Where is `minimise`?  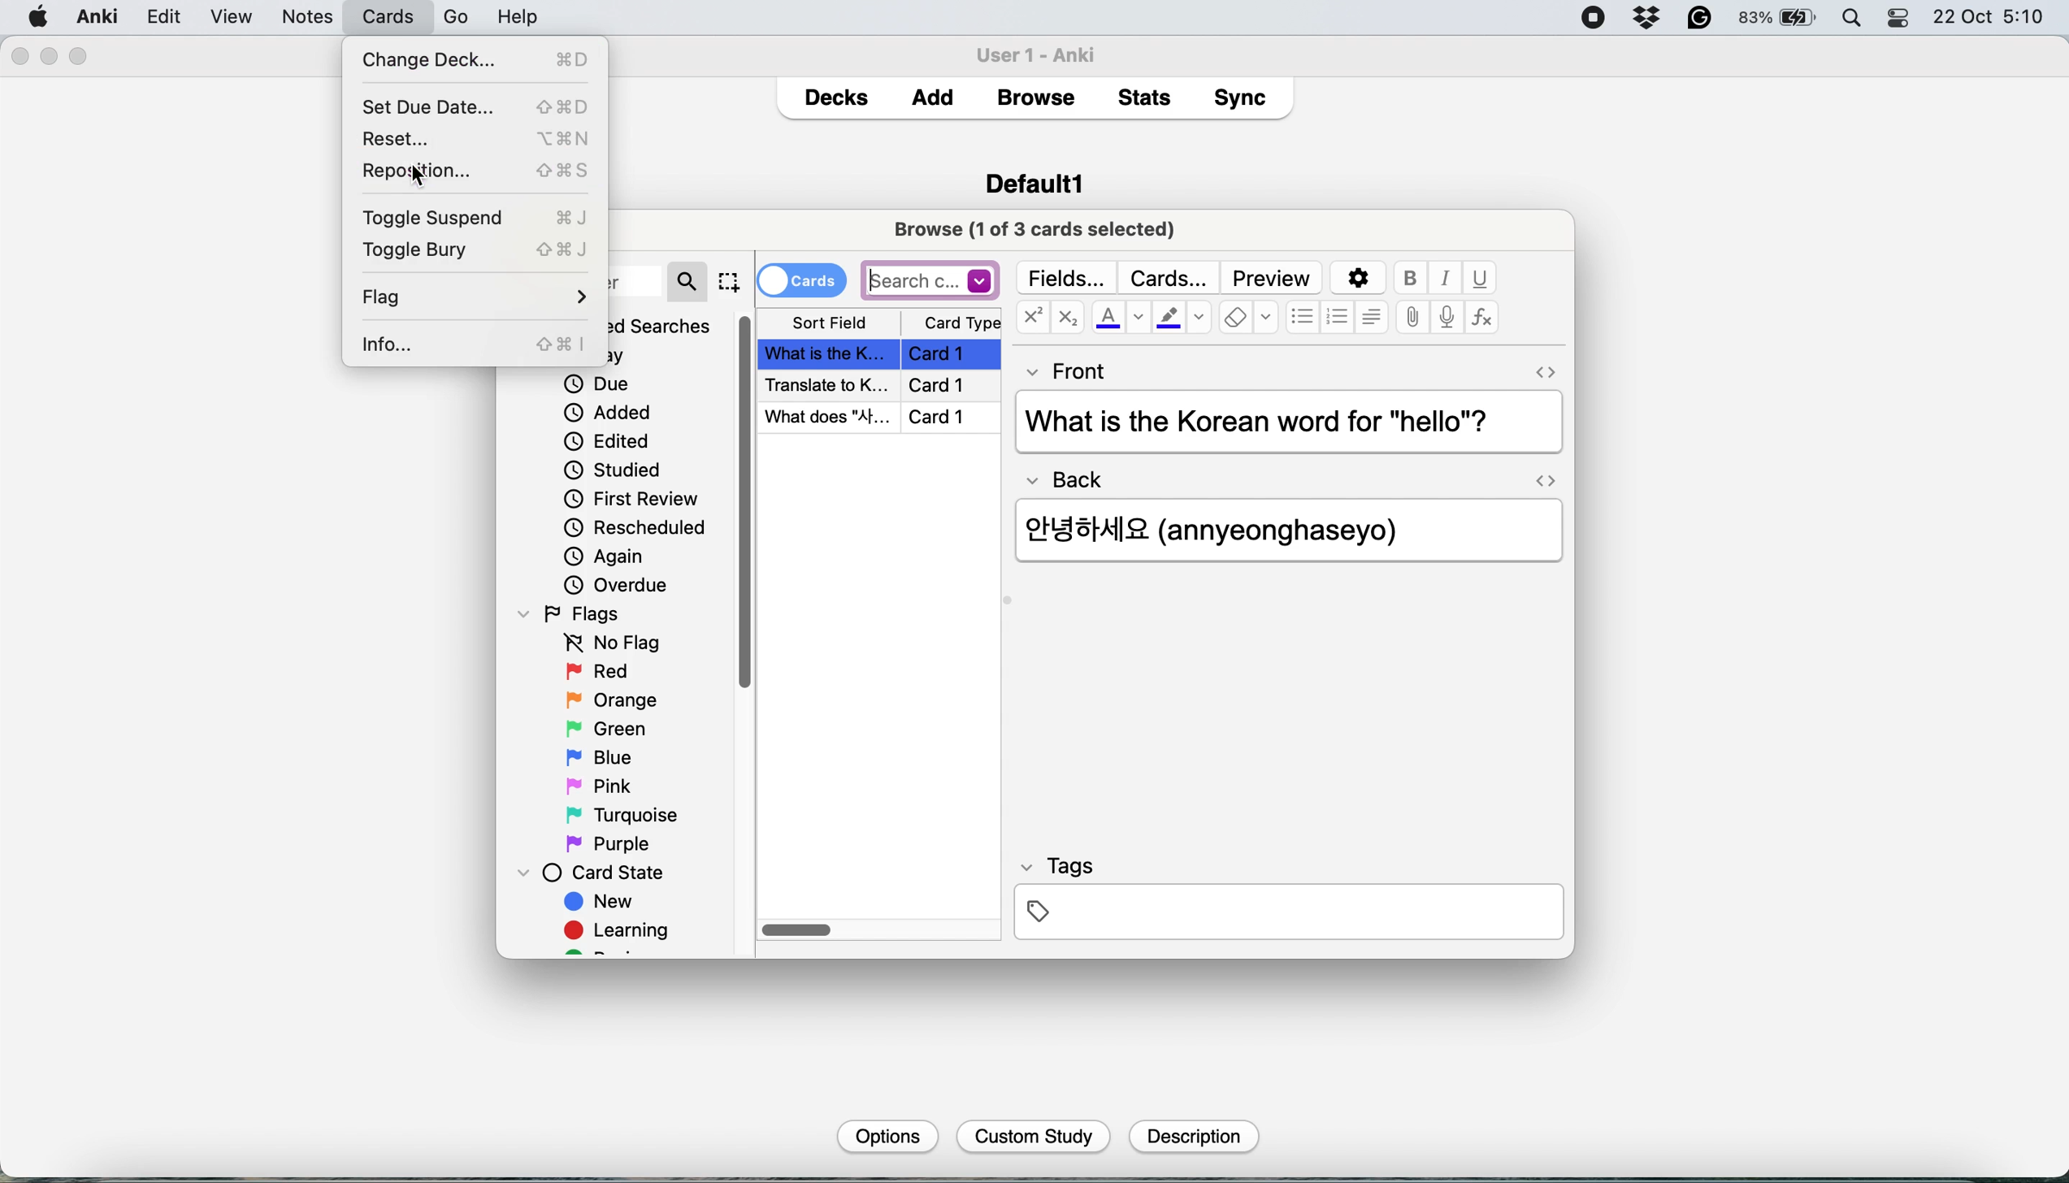
minimise is located at coordinates (50, 55).